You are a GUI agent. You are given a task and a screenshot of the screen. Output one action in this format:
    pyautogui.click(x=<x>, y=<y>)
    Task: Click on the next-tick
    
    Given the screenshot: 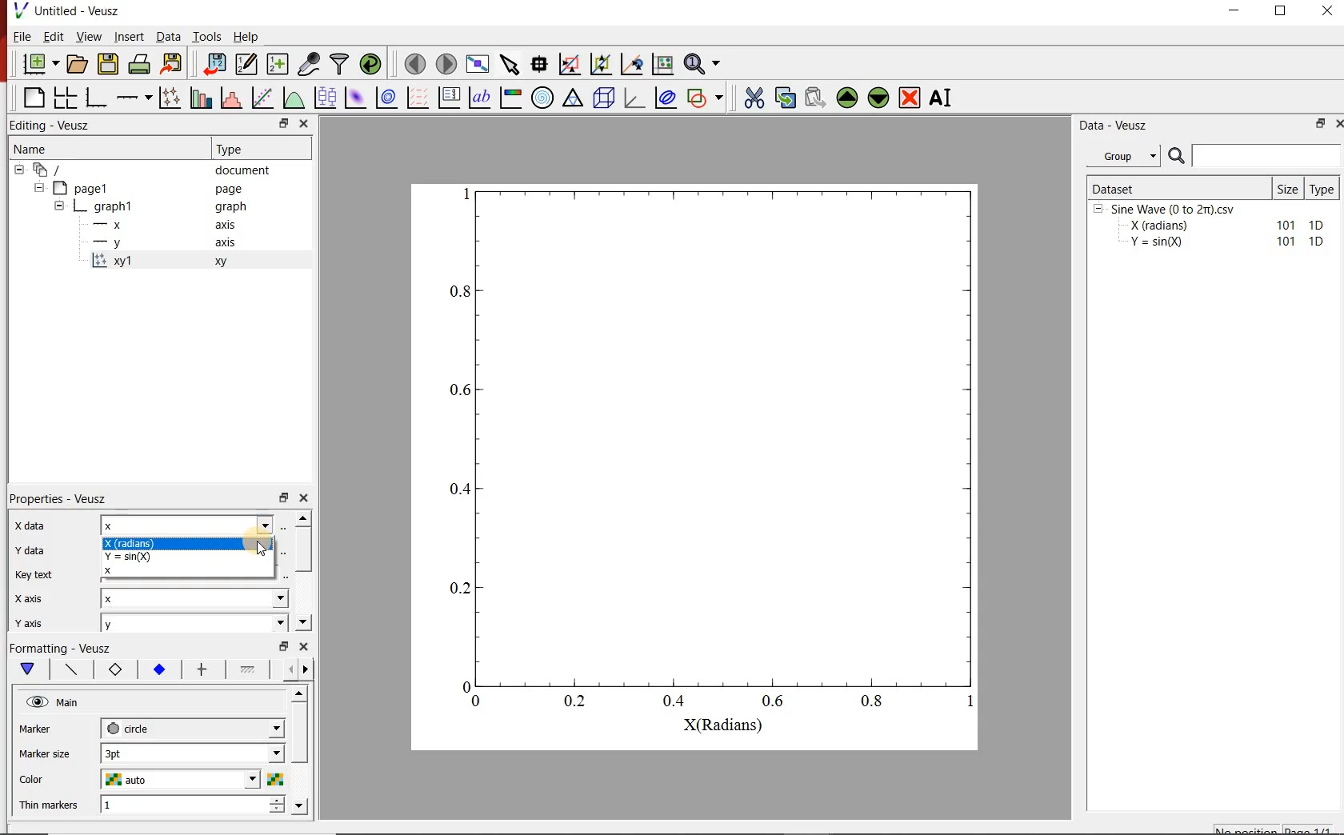 What is the action you would take?
    pyautogui.click(x=192, y=727)
    